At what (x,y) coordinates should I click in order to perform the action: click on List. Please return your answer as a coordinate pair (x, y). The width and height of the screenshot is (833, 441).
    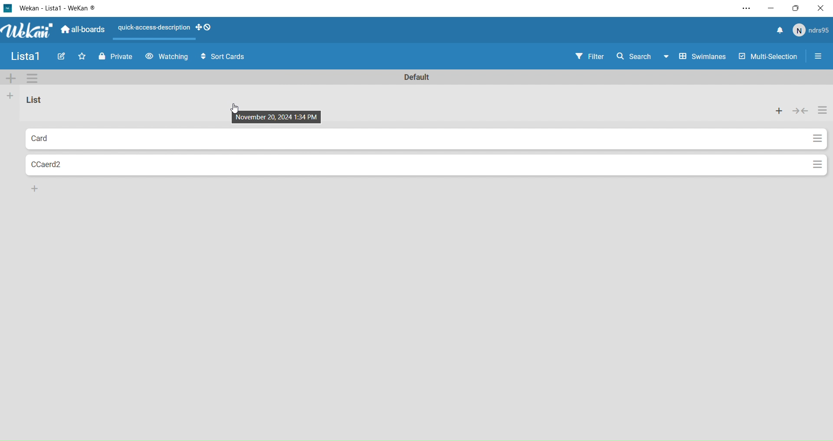
    Looking at the image, I should click on (46, 104).